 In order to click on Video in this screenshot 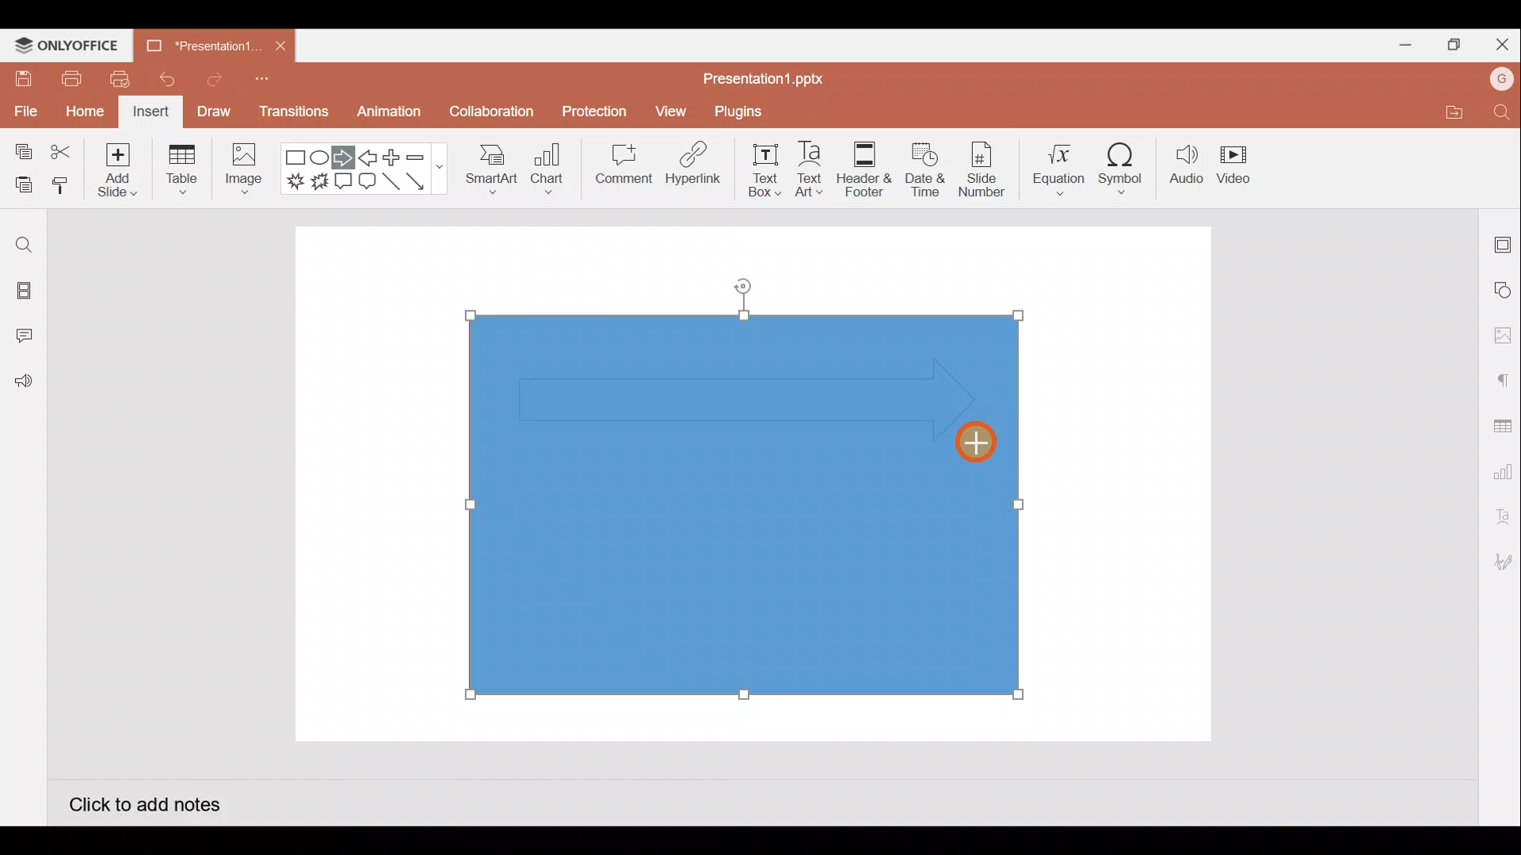, I will do `click(1236, 161)`.